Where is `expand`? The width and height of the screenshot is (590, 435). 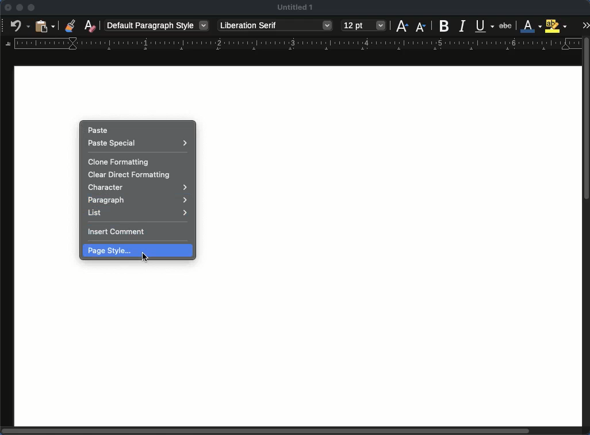
expand is located at coordinates (585, 26).